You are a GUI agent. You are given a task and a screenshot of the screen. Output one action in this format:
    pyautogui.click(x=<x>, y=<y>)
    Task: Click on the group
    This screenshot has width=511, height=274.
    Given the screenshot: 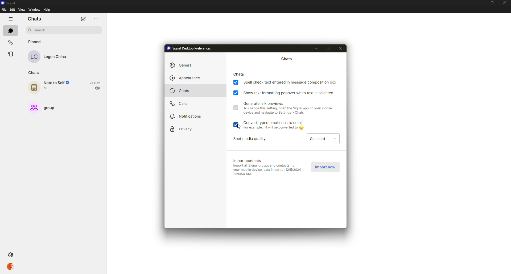 What is the action you would take?
    pyautogui.click(x=44, y=107)
    